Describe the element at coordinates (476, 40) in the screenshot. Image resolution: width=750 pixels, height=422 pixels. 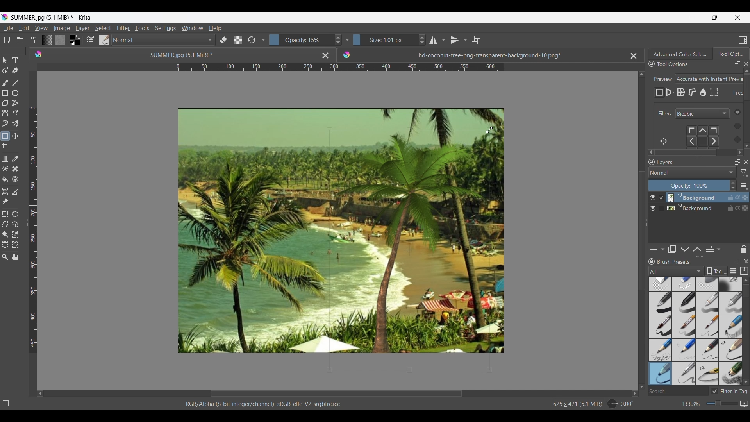
I see `Wrap around mode` at that location.